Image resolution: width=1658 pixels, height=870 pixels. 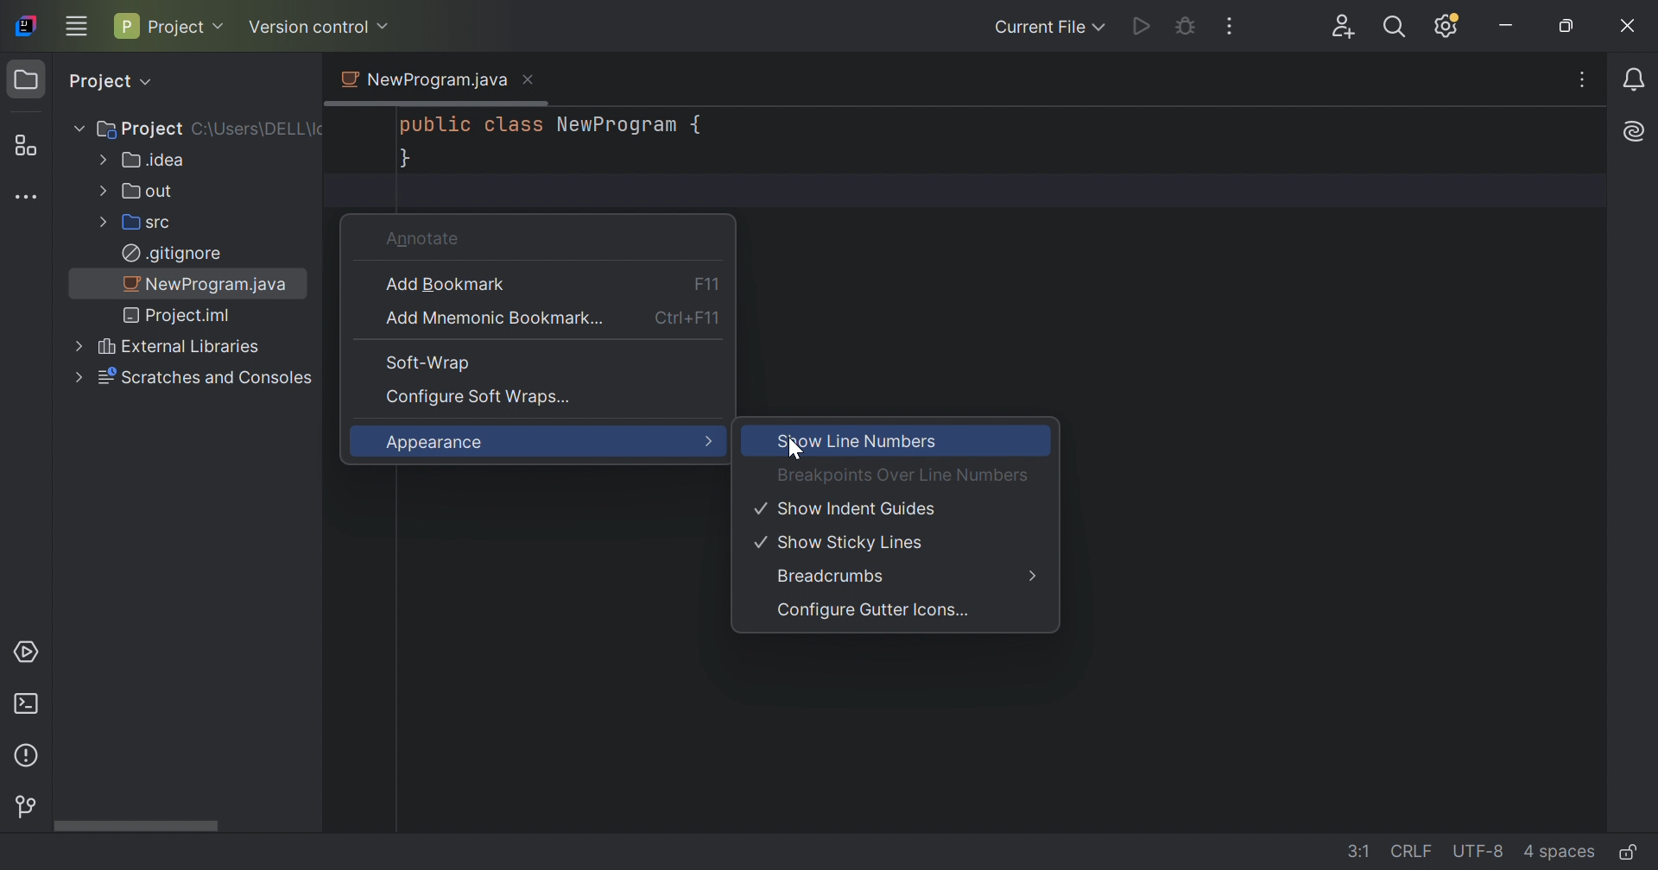 What do you see at coordinates (308, 27) in the screenshot?
I see `Version control` at bounding box center [308, 27].